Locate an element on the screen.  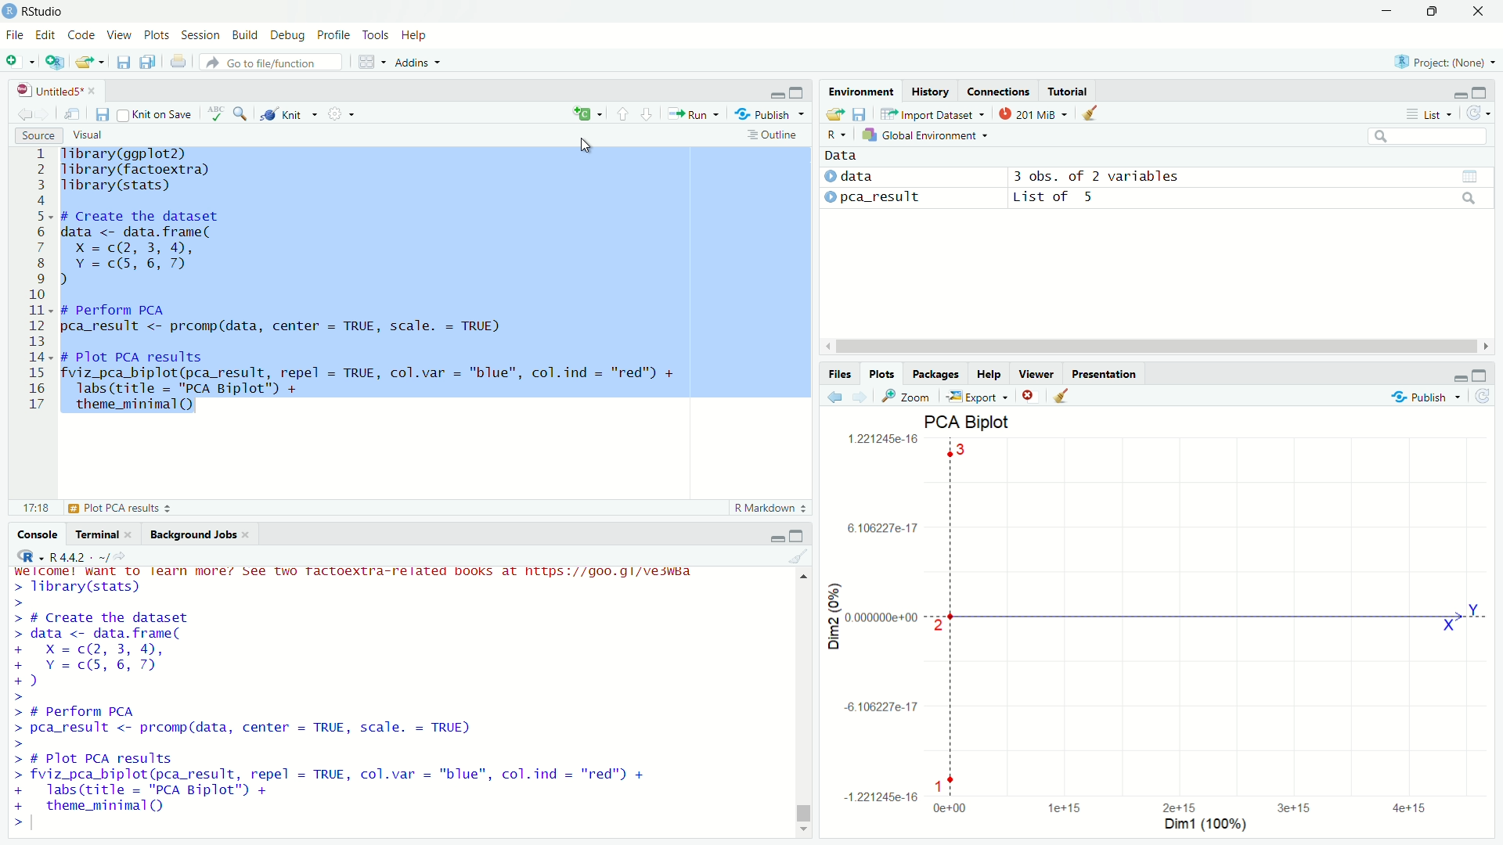
maximize is located at coordinates (800, 93).